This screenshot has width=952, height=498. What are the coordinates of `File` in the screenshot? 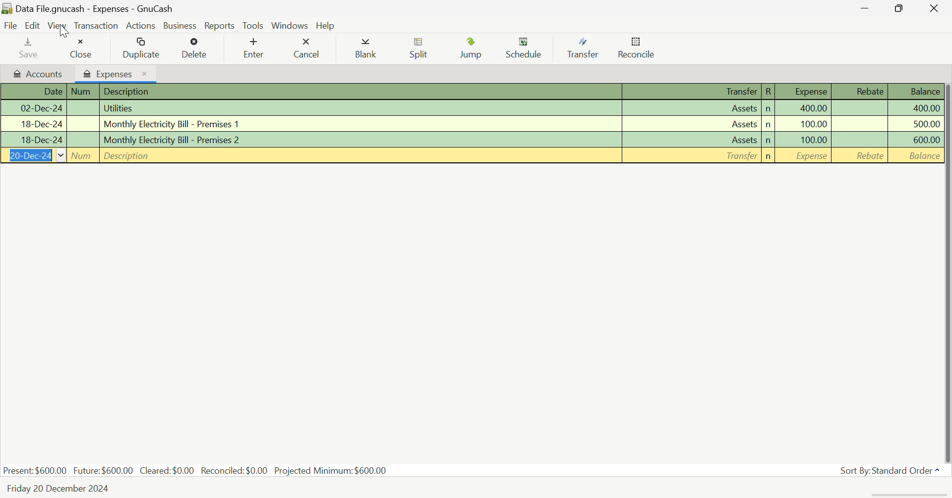 It's located at (11, 26).